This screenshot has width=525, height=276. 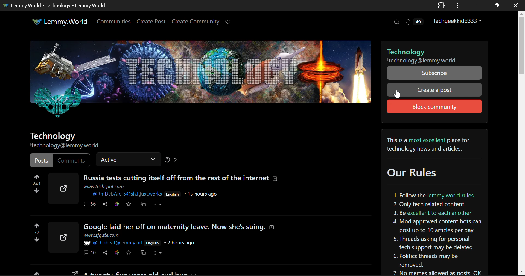 What do you see at coordinates (159, 253) in the screenshot?
I see `More Options` at bounding box center [159, 253].